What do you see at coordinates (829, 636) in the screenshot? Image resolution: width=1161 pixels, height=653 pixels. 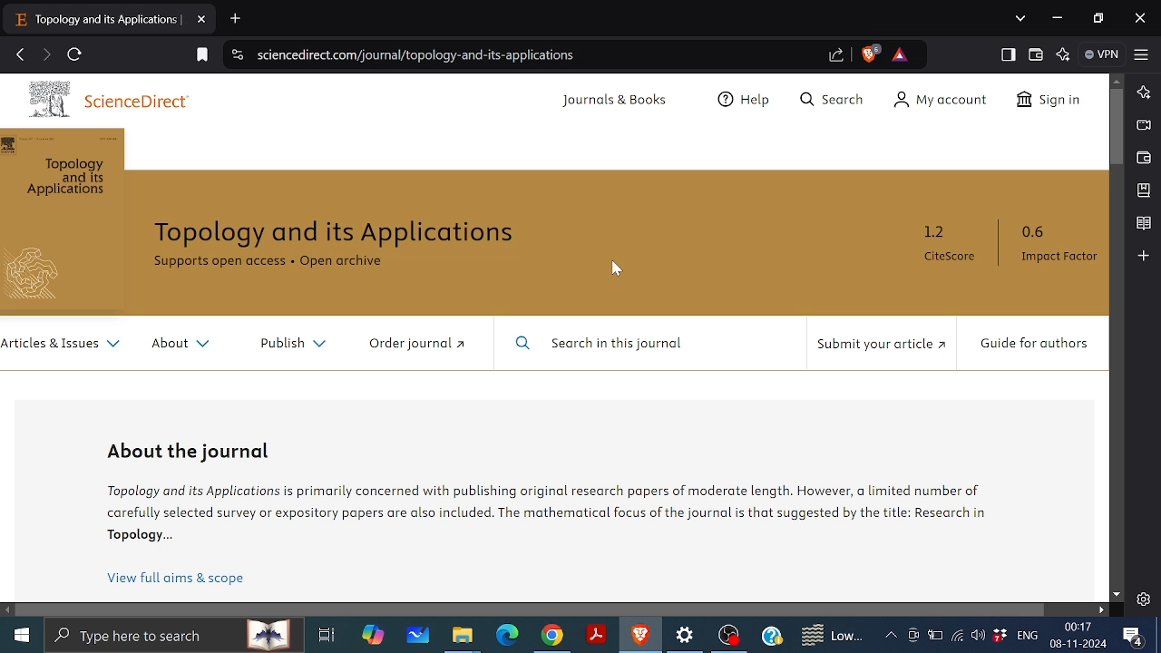 I see `Weather notifications` at bounding box center [829, 636].